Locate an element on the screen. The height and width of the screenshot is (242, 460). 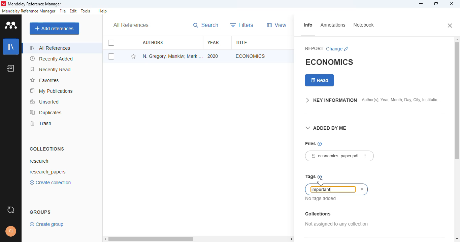
research_papers is located at coordinates (47, 172).